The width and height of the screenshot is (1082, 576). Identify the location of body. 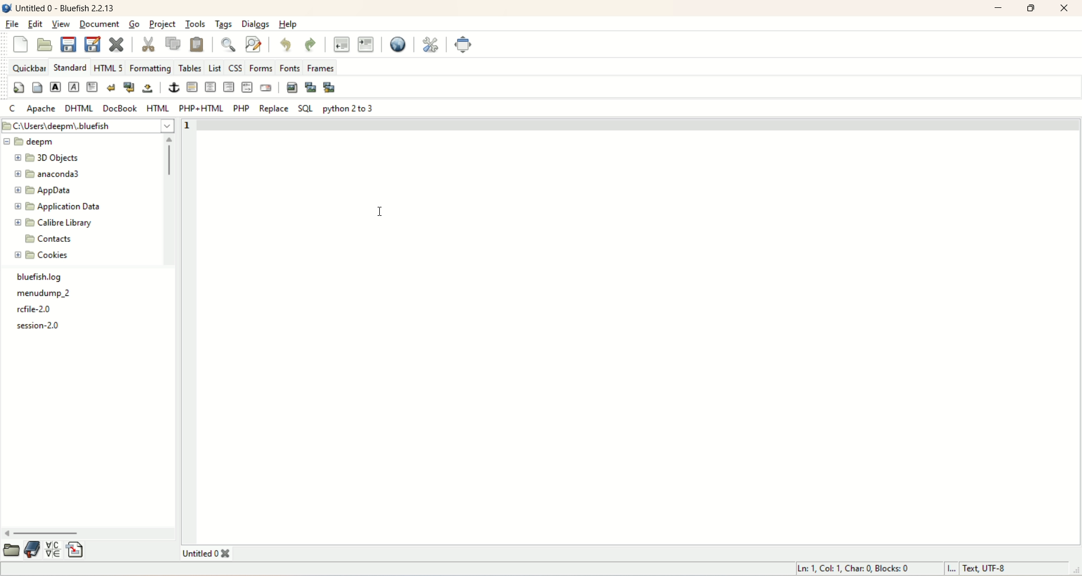
(37, 86).